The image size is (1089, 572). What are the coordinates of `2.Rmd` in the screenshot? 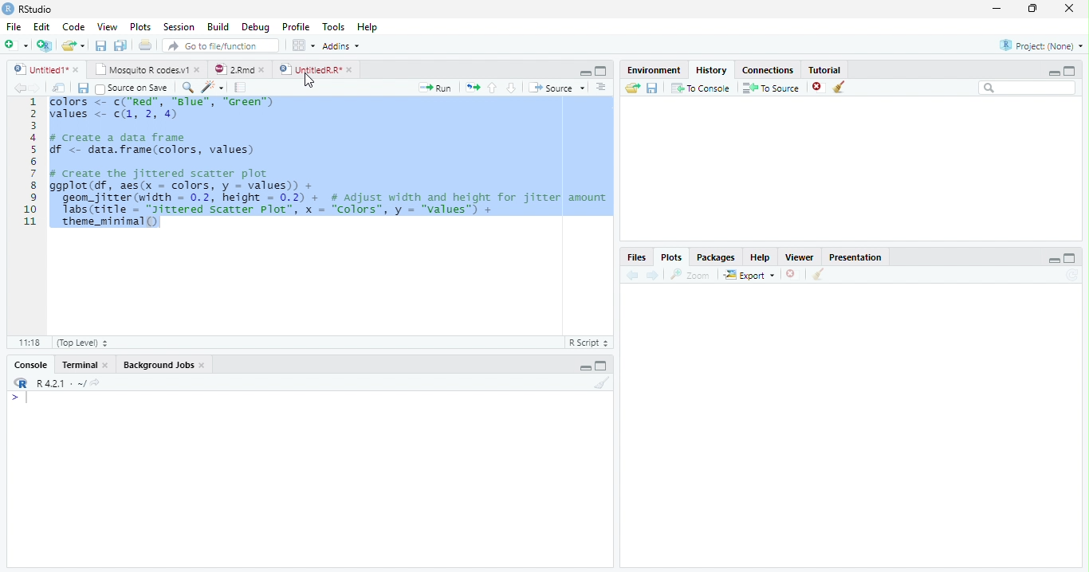 It's located at (232, 69).